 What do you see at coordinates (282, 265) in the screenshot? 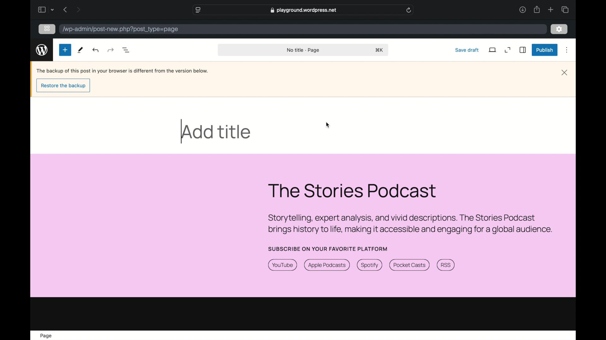
I see `youtube` at bounding box center [282, 265].